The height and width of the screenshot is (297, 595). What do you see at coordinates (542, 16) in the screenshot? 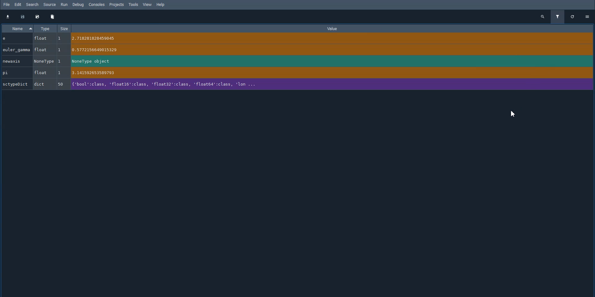
I see `Search Variables` at bounding box center [542, 16].